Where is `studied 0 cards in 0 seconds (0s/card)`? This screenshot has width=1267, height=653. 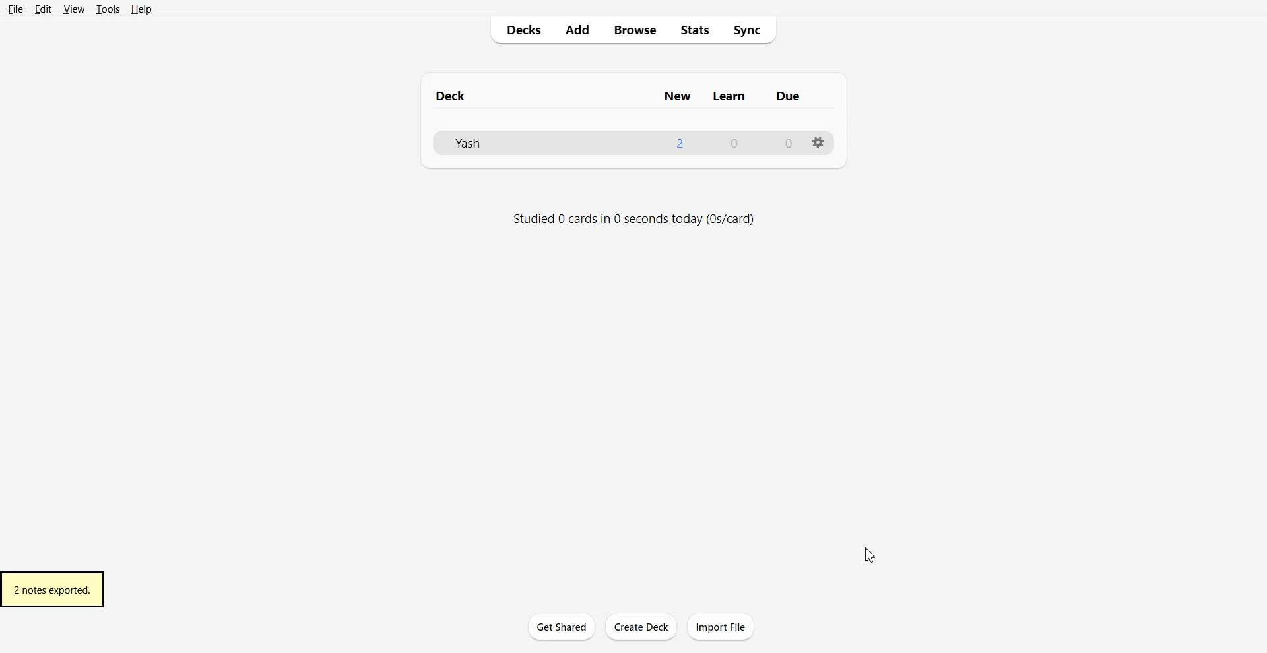
studied 0 cards in 0 seconds (0s/card) is located at coordinates (633, 219).